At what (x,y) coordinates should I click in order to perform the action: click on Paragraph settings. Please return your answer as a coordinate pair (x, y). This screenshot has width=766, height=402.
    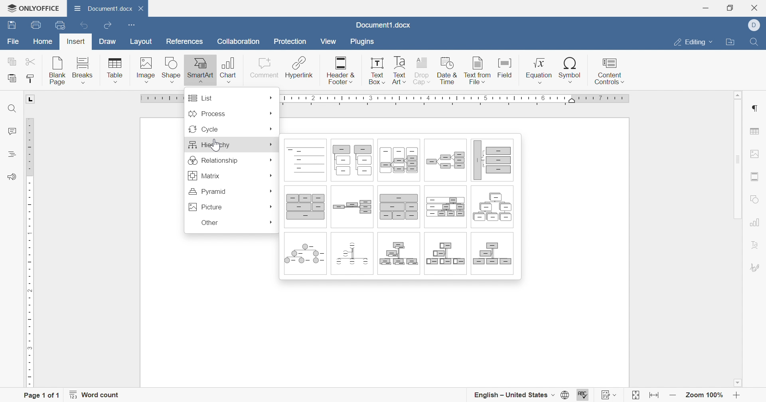
    Looking at the image, I should click on (755, 108).